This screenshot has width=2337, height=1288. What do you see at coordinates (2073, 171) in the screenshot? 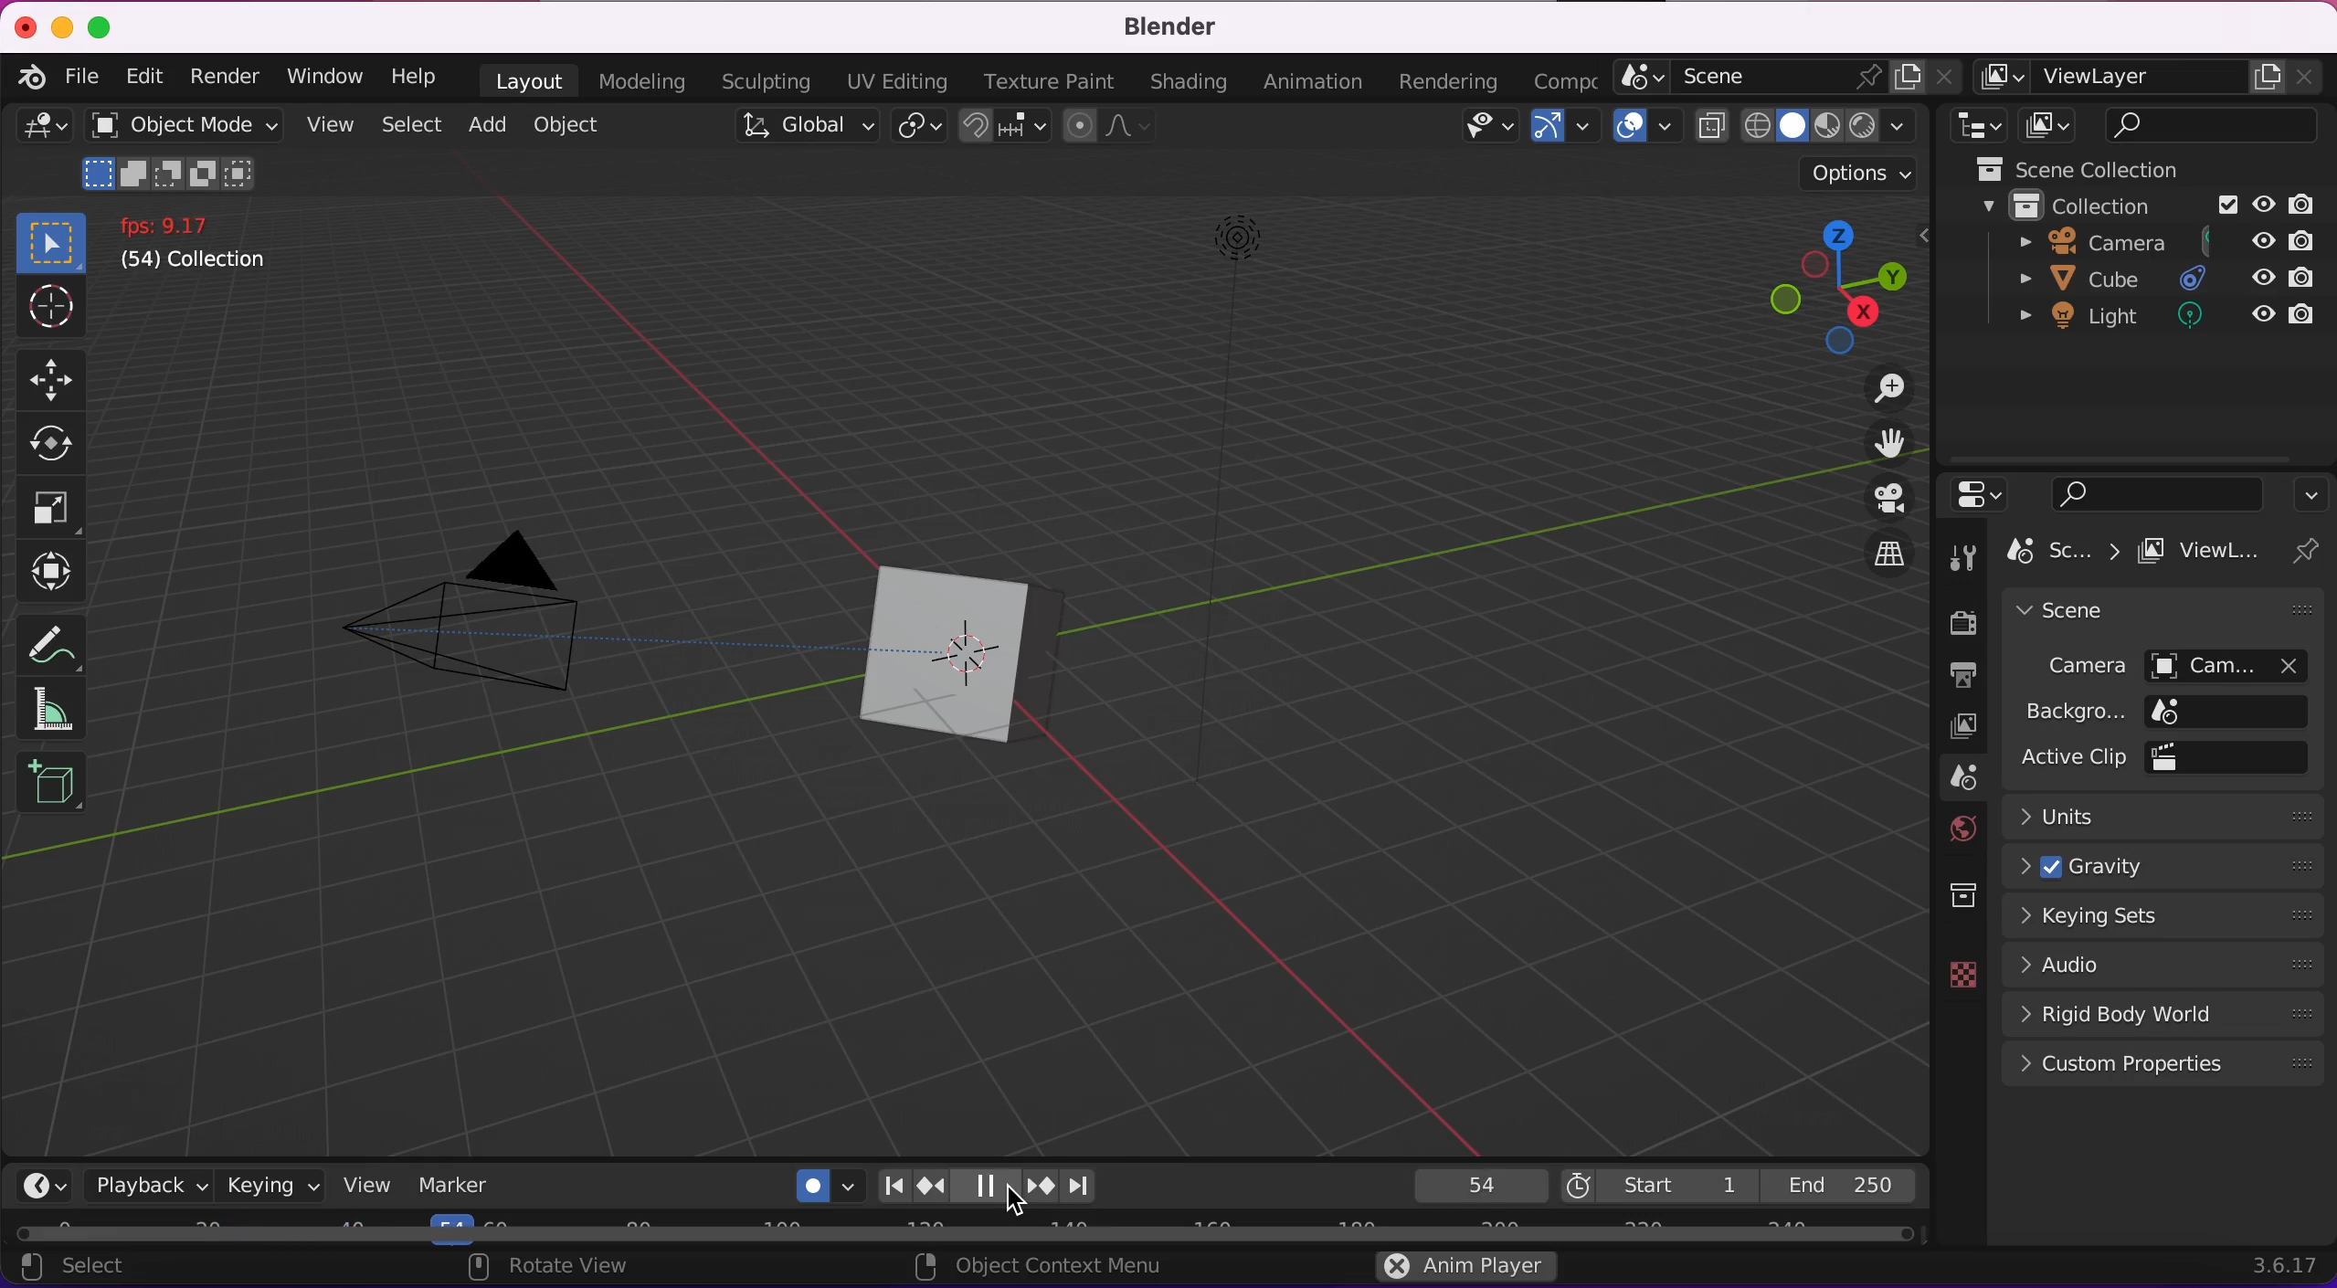
I see `scene collection` at bounding box center [2073, 171].